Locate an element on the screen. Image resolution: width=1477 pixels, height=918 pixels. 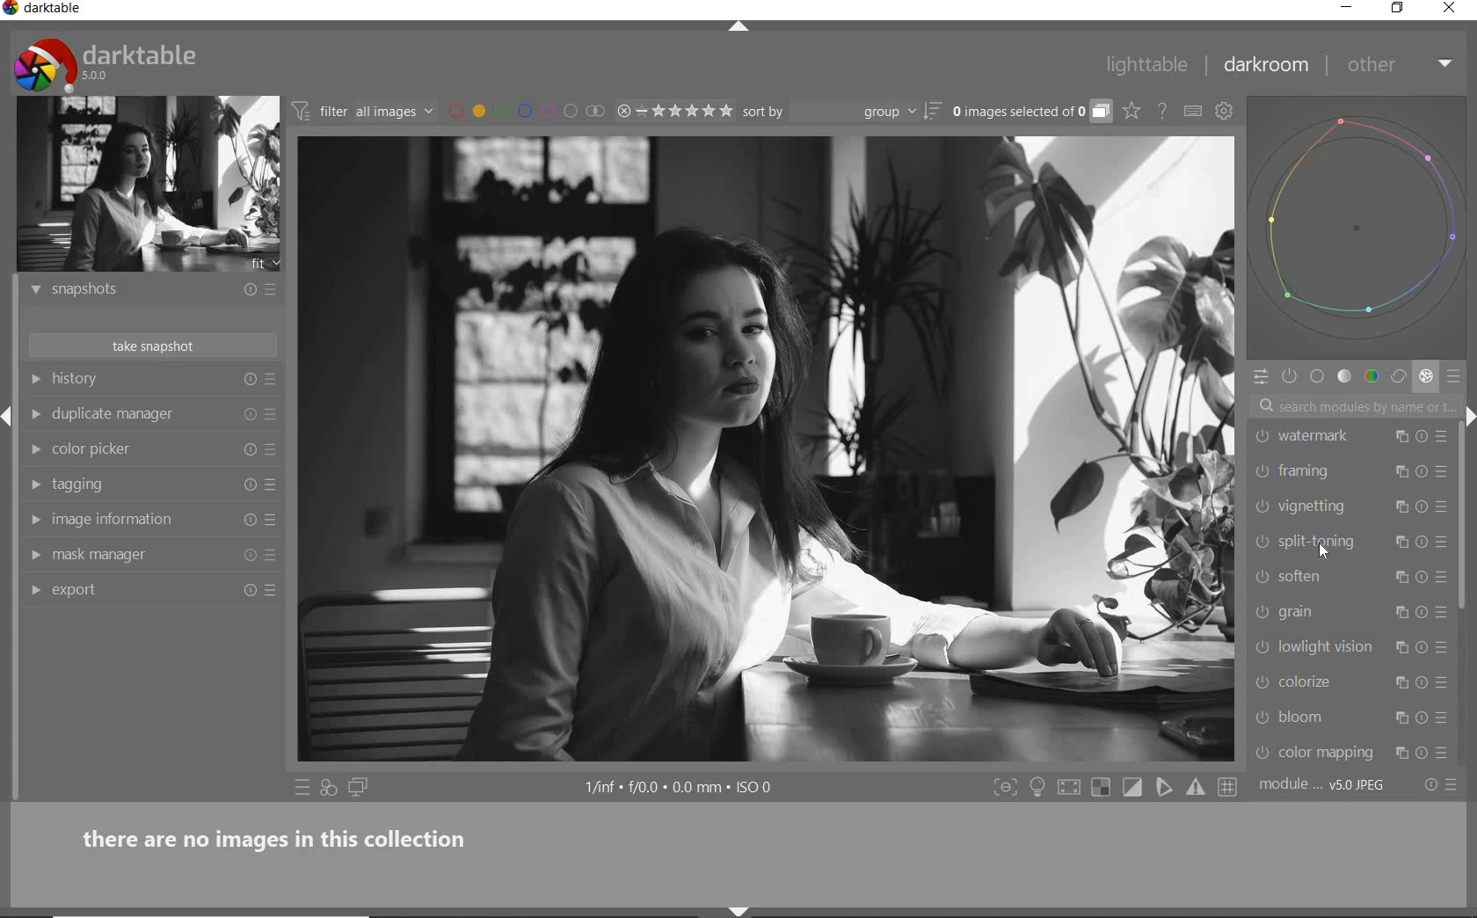
show module is located at coordinates (33, 379).